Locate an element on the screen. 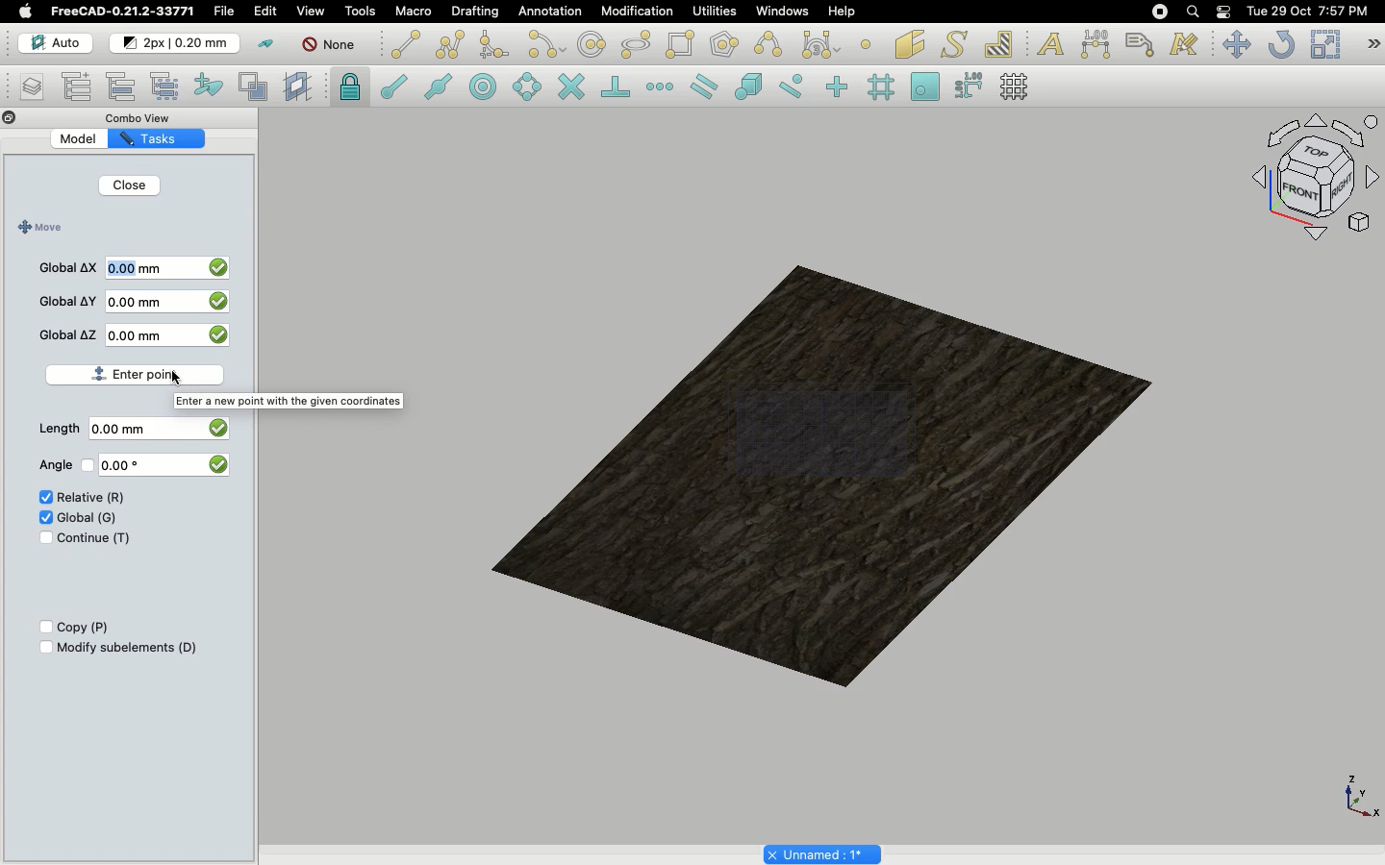 This screenshot has height=865, width=1385. Project name is located at coordinates (824, 853).